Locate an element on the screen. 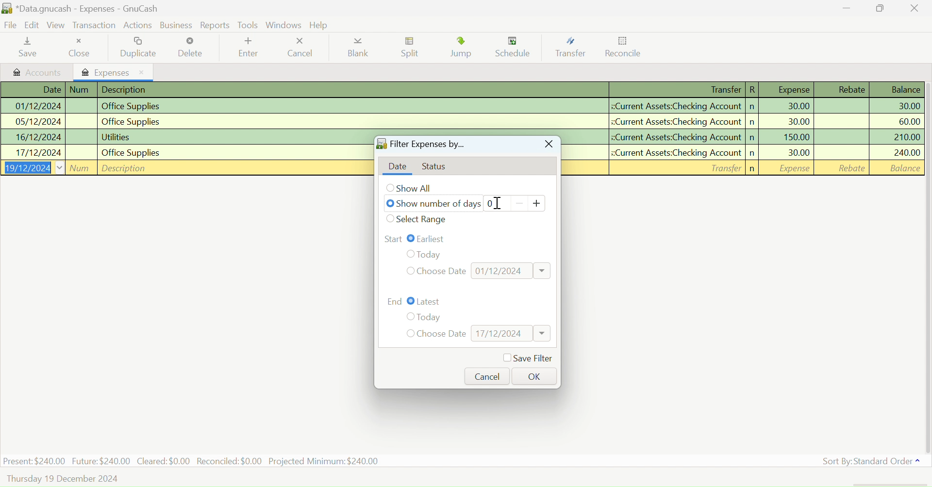  Utilities Transaction is located at coordinates (185, 137).